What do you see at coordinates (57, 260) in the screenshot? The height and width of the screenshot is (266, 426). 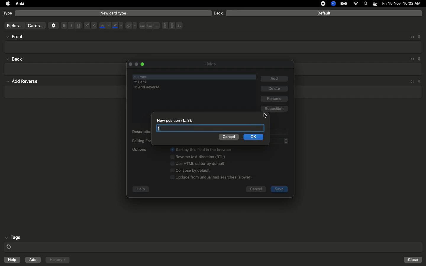 I see `History` at bounding box center [57, 260].